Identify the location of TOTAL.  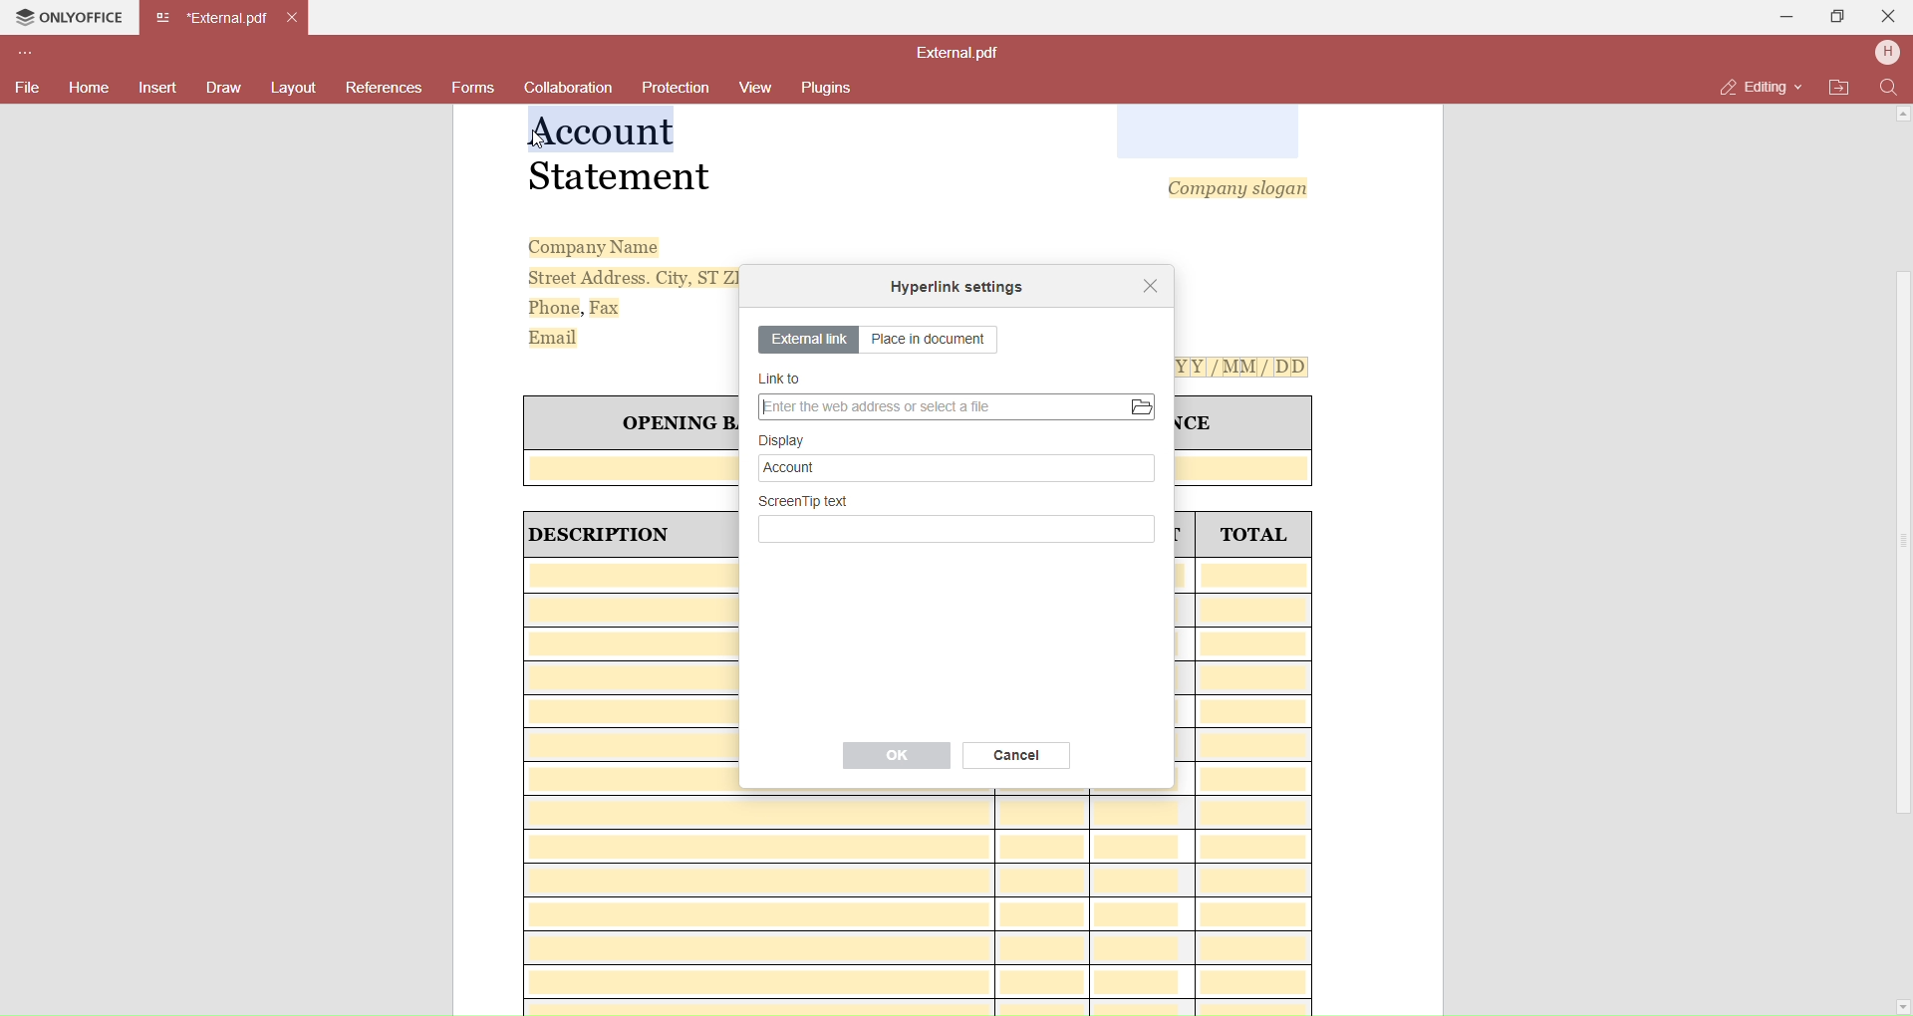
(1253, 535).